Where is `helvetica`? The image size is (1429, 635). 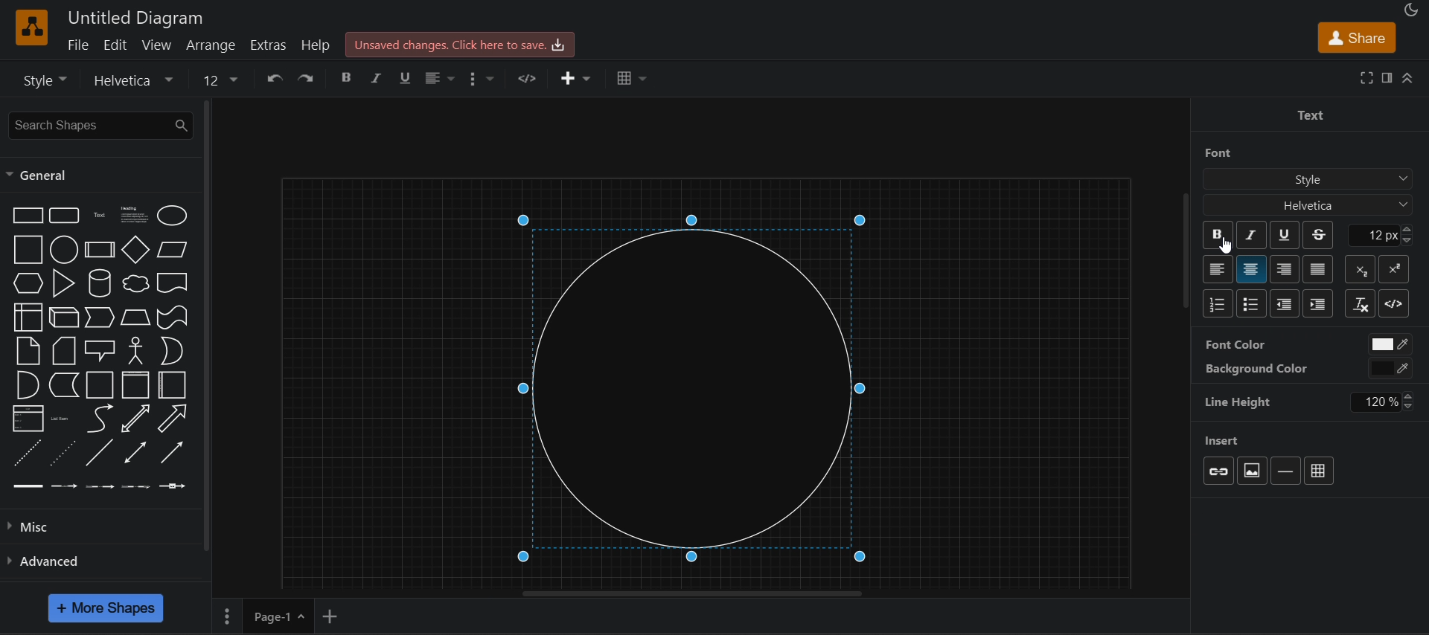 helvetica is located at coordinates (1307, 206).